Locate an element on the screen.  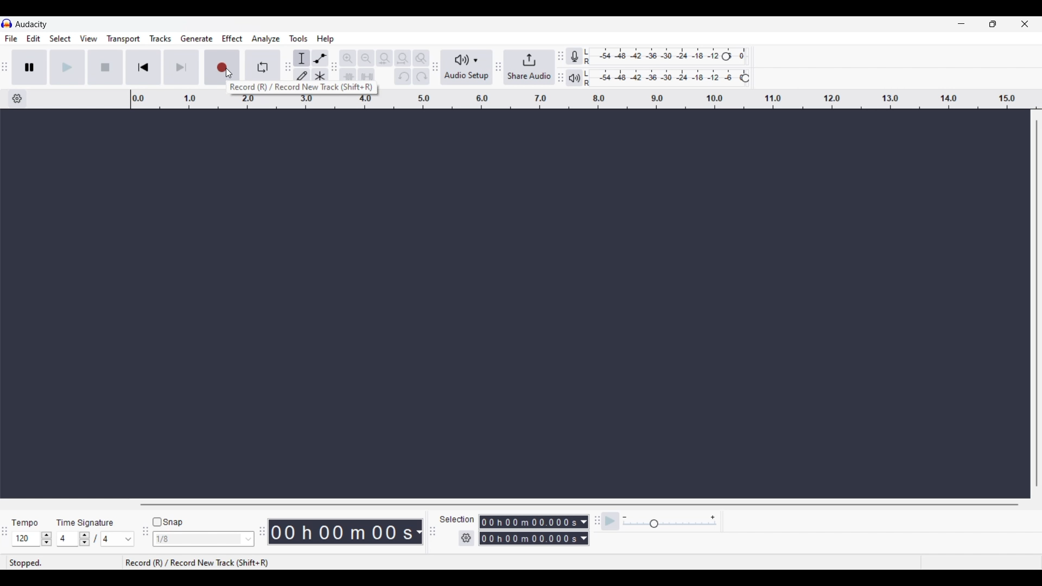
toolbar is located at coordinates (595, 526).